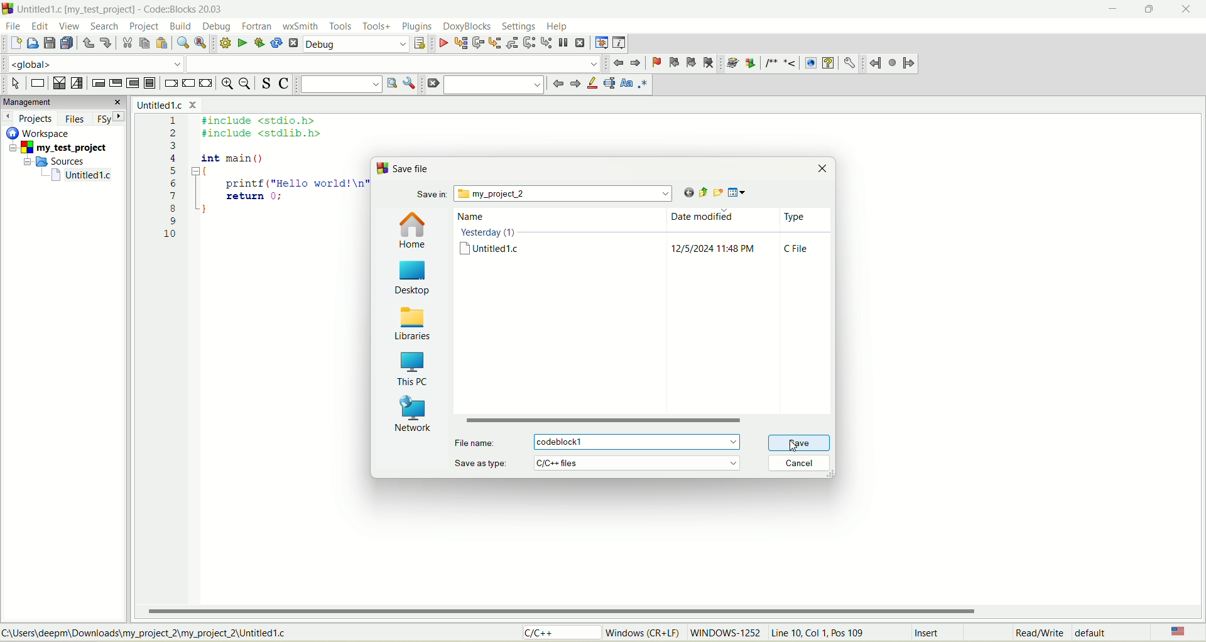 The image size is (1206, 642). I want to click on select, so click(16, 84).